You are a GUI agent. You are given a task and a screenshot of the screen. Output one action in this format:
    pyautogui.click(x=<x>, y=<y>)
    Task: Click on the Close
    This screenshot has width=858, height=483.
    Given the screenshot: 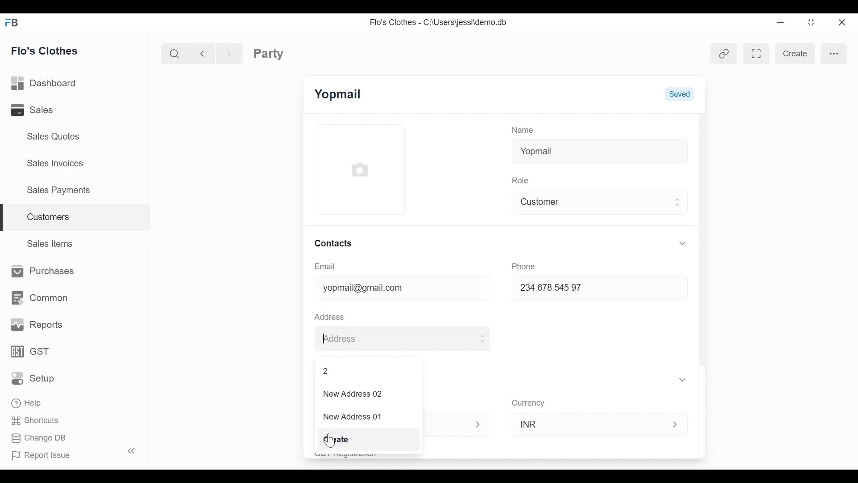 What is the action you would take?
    pyautogui.click(x=841, y=22)
    